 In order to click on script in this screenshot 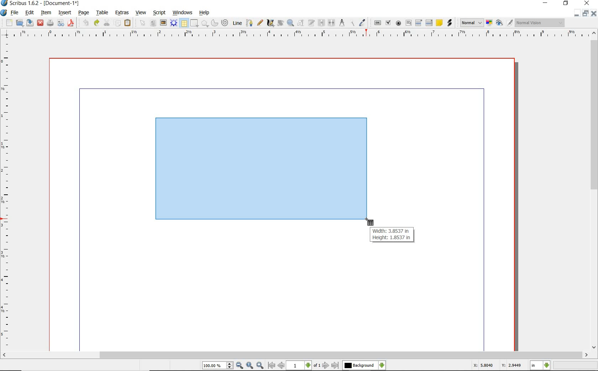, I will do `click(160, 13)`.